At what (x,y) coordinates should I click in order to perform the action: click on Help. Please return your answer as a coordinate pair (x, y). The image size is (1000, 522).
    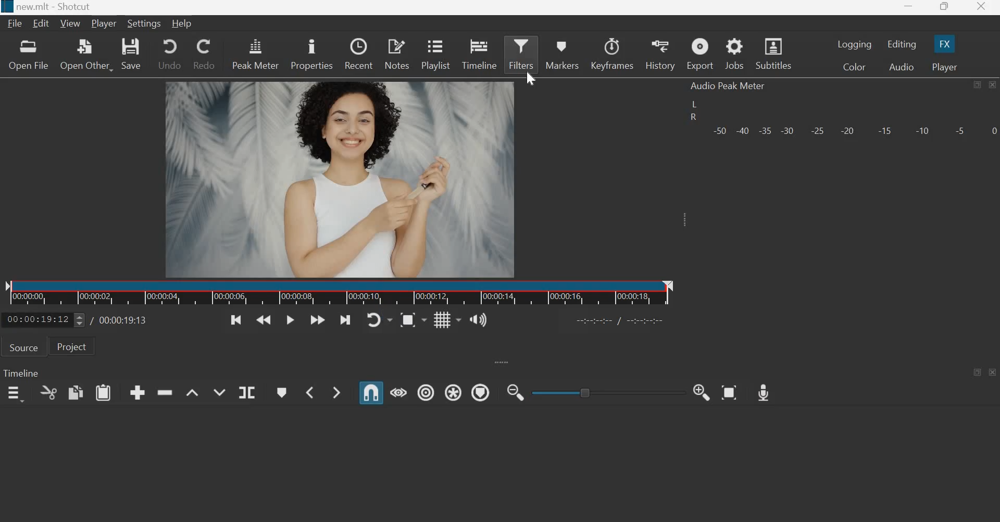
    Looking at the image, I should click on (185, 22).